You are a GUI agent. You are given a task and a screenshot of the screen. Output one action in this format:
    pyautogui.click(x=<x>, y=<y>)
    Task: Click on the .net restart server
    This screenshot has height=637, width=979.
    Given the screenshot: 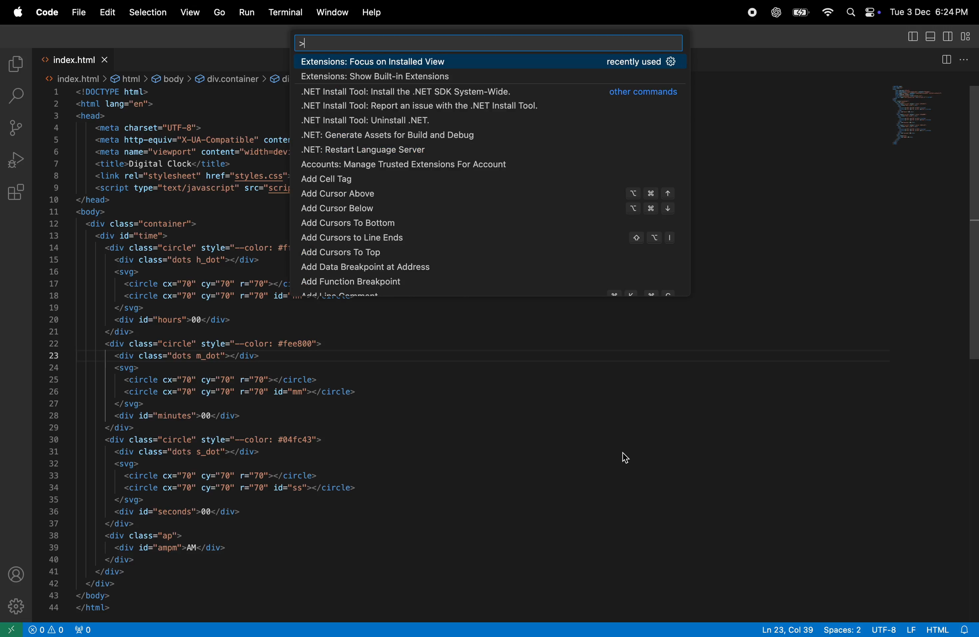 What is the action you would take?
    pyautogui.click(x=493, y=150)
    